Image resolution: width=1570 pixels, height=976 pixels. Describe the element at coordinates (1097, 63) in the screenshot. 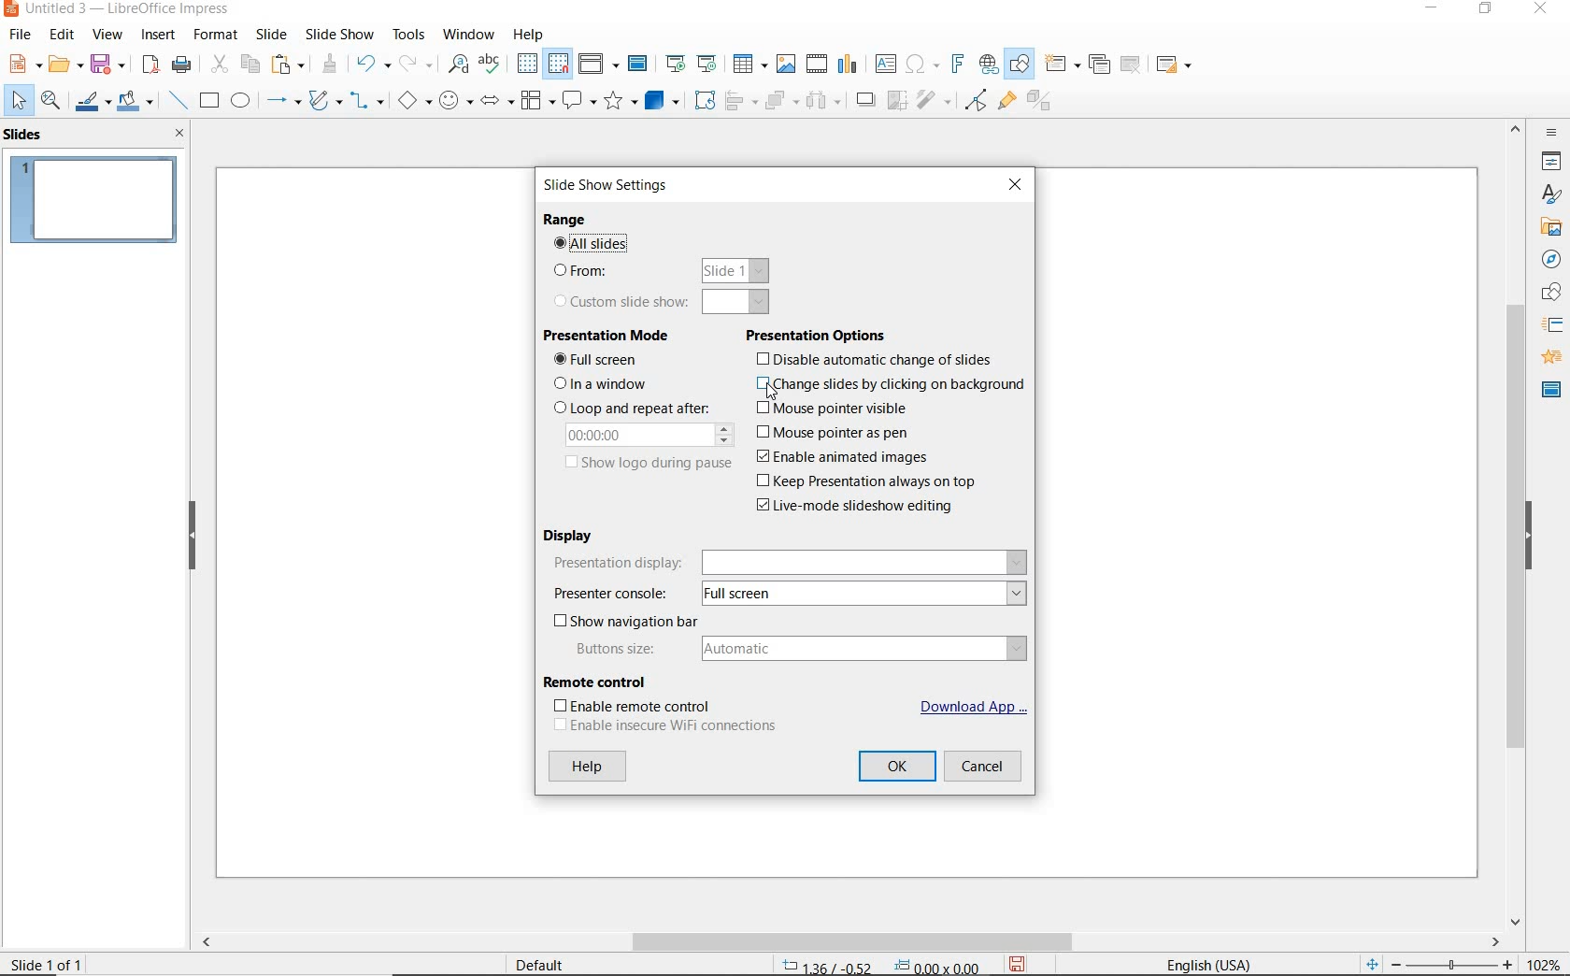

I see `DUPLICATE SLIDE` at that location.